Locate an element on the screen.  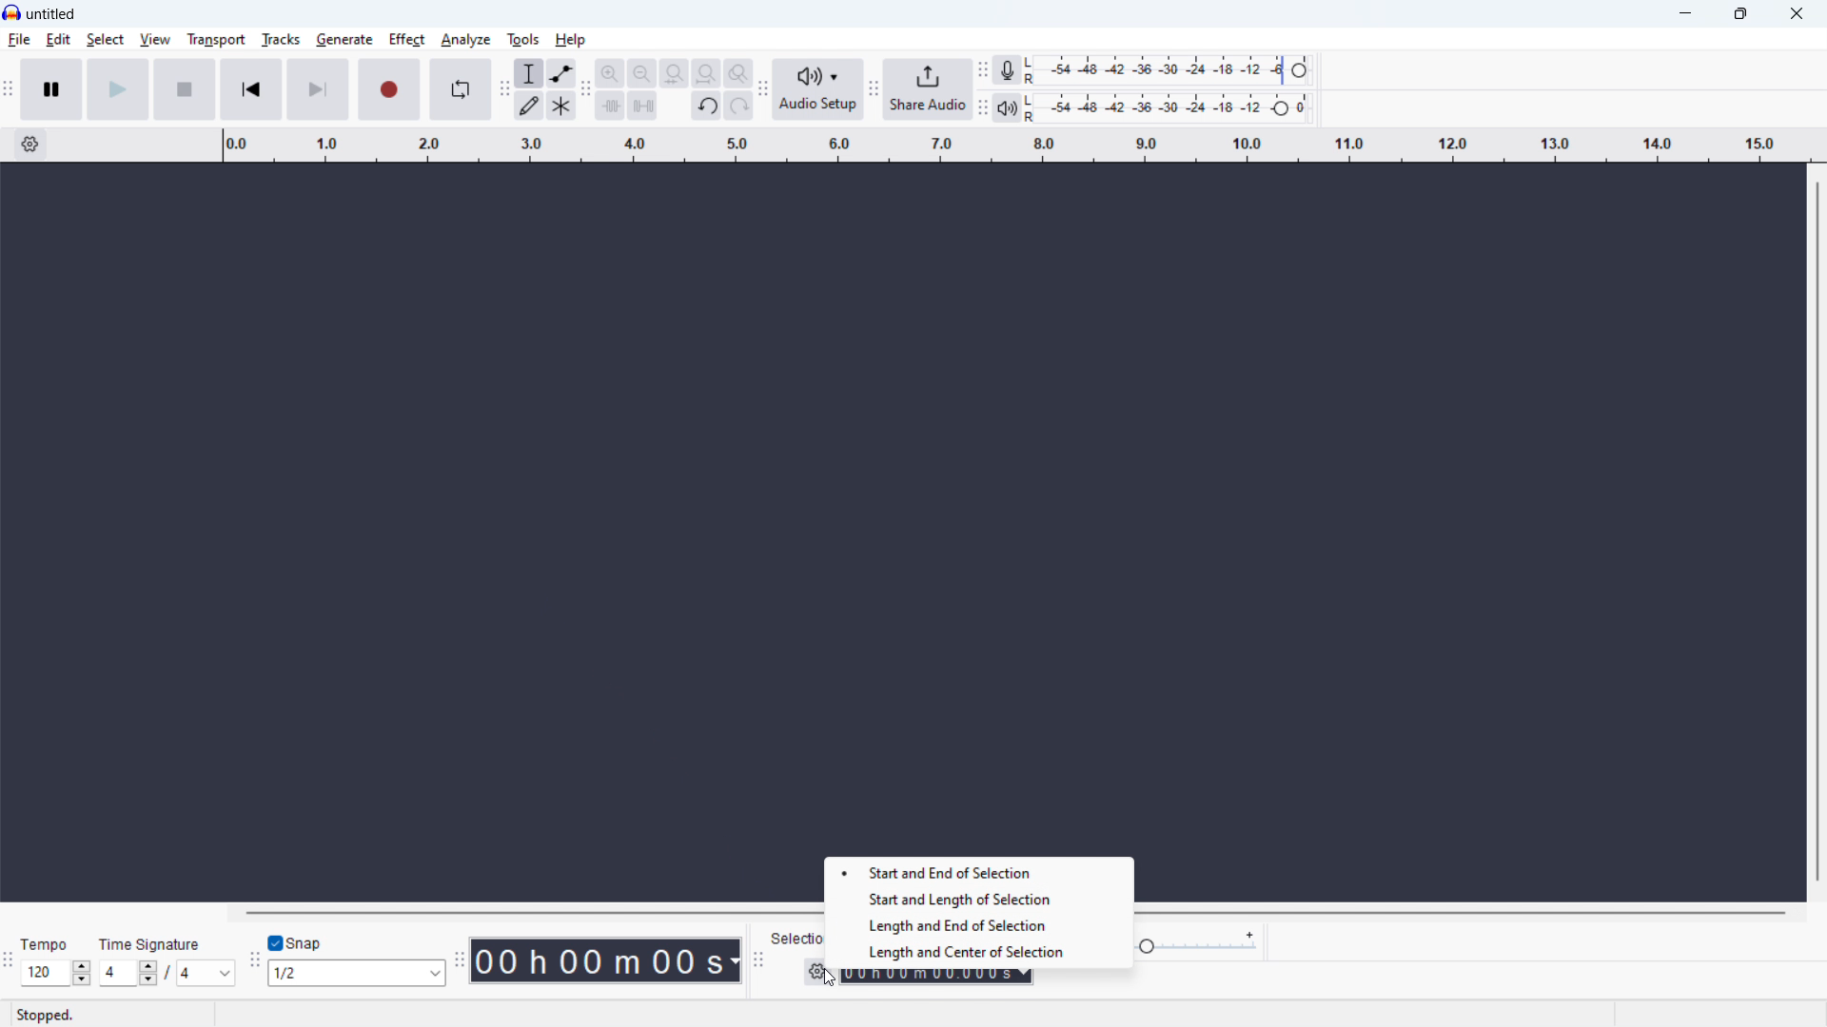
maximize is located at coordinates (1739, 14).